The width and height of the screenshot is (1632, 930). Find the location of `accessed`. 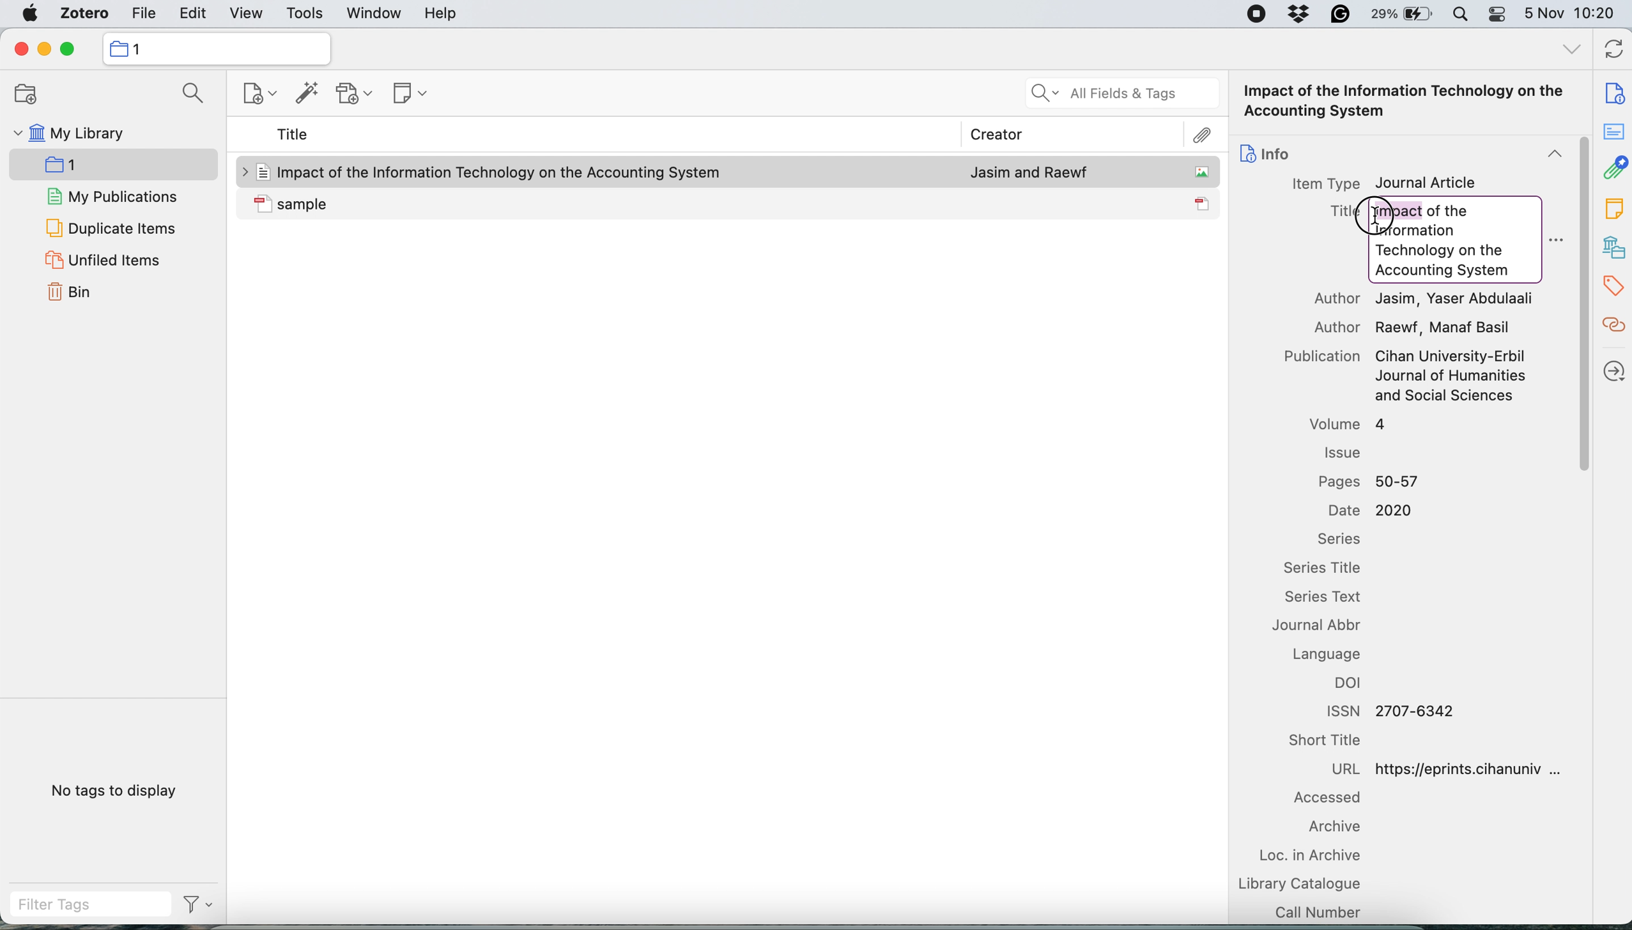

accessed is located at coordinates (1336, 797).